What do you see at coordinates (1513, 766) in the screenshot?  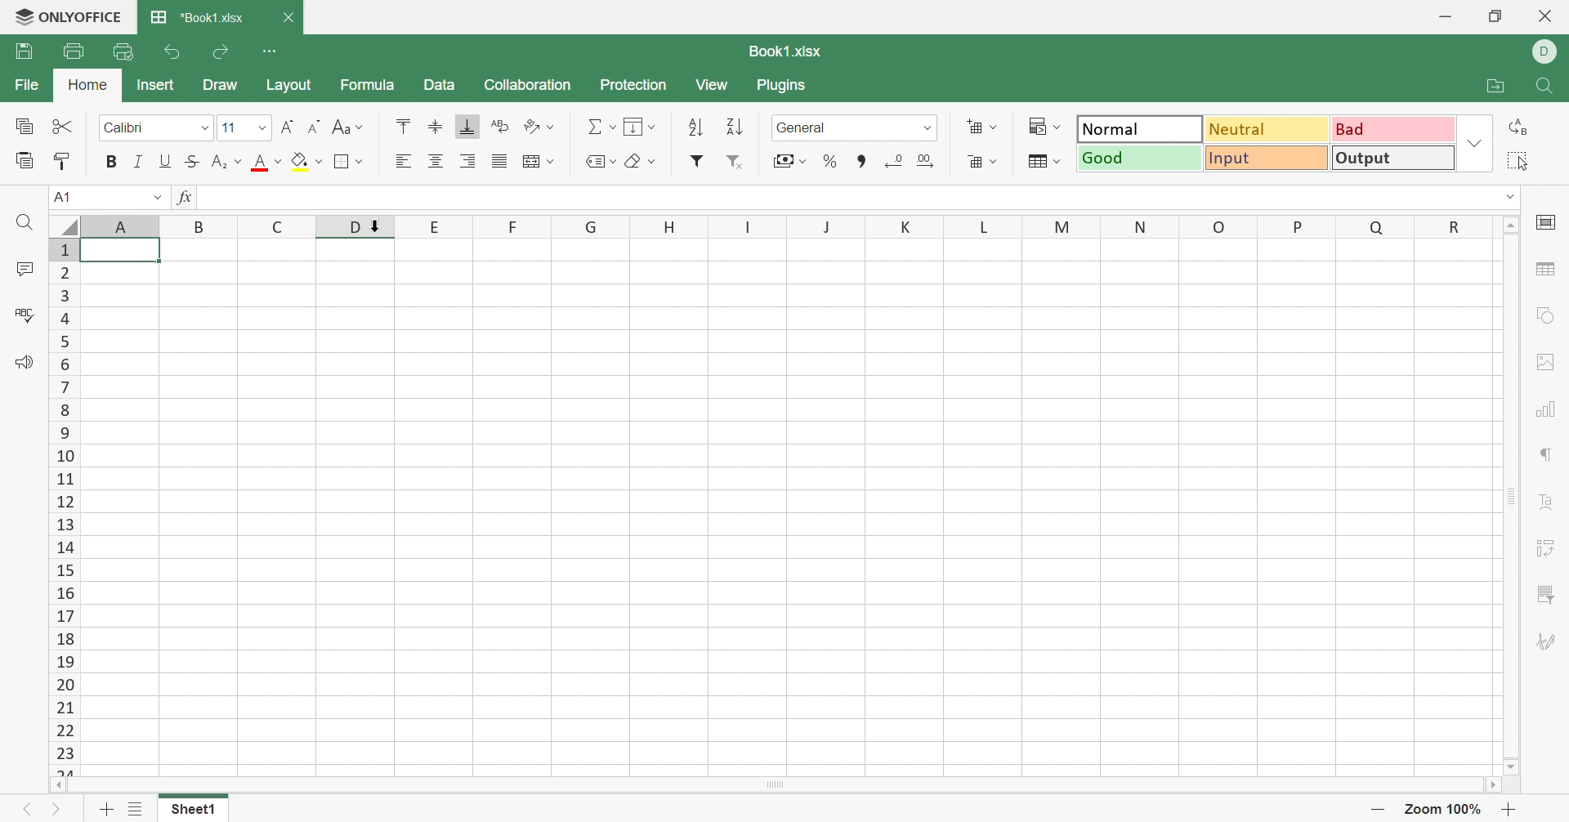 I see `Scroll Down` at bounding box center [1513, 766].